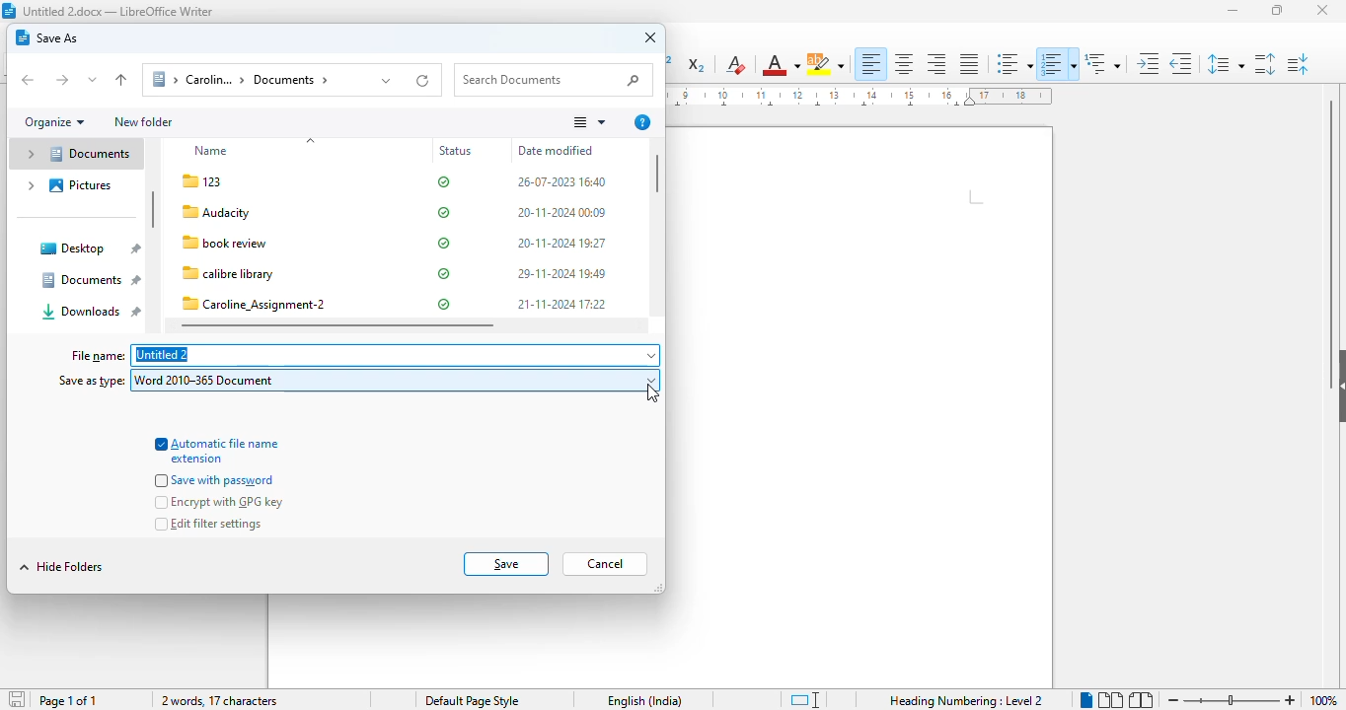 This screenshot has height=710, width=1346. Describe the element at coordinates (735, 65) in the screenshot. I see `clear direct formatting` at that location.